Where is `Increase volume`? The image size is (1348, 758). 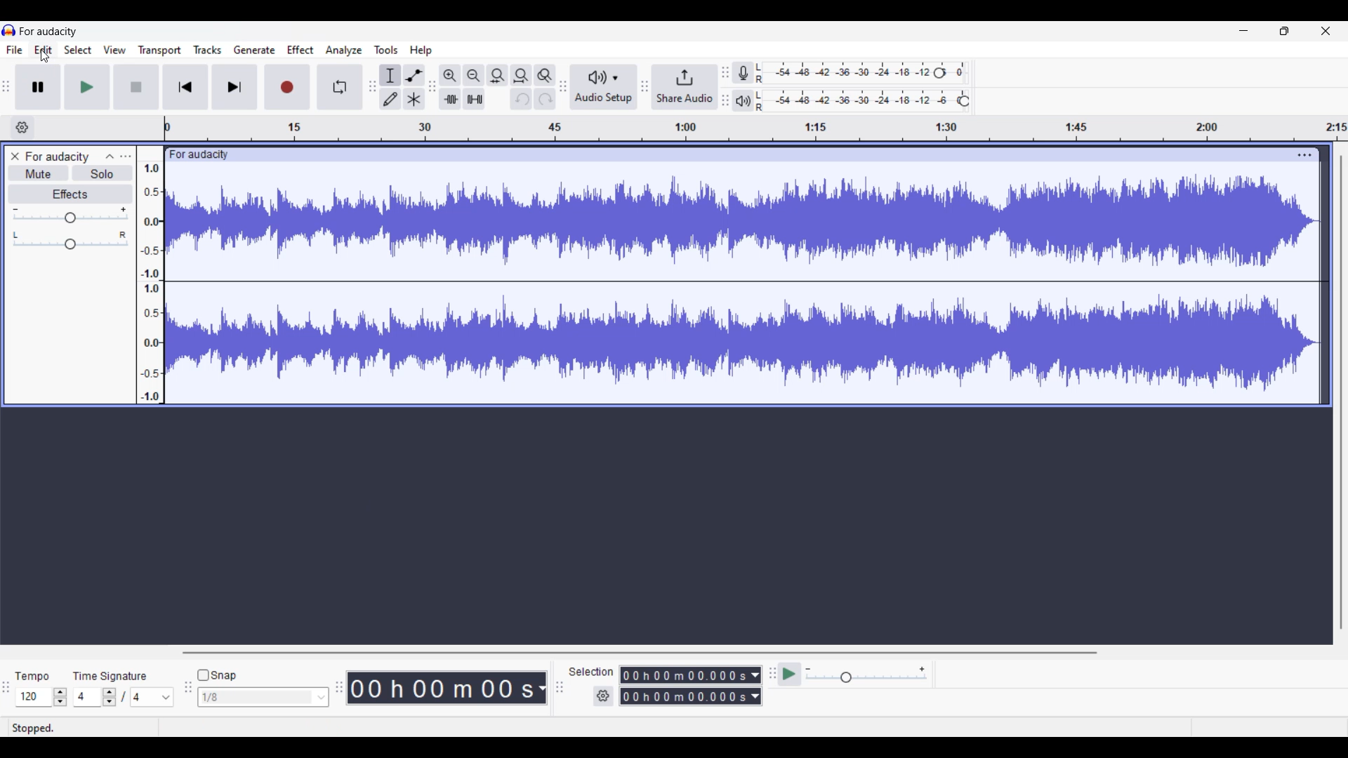
Increase volume is located at coordinates (124, 209).